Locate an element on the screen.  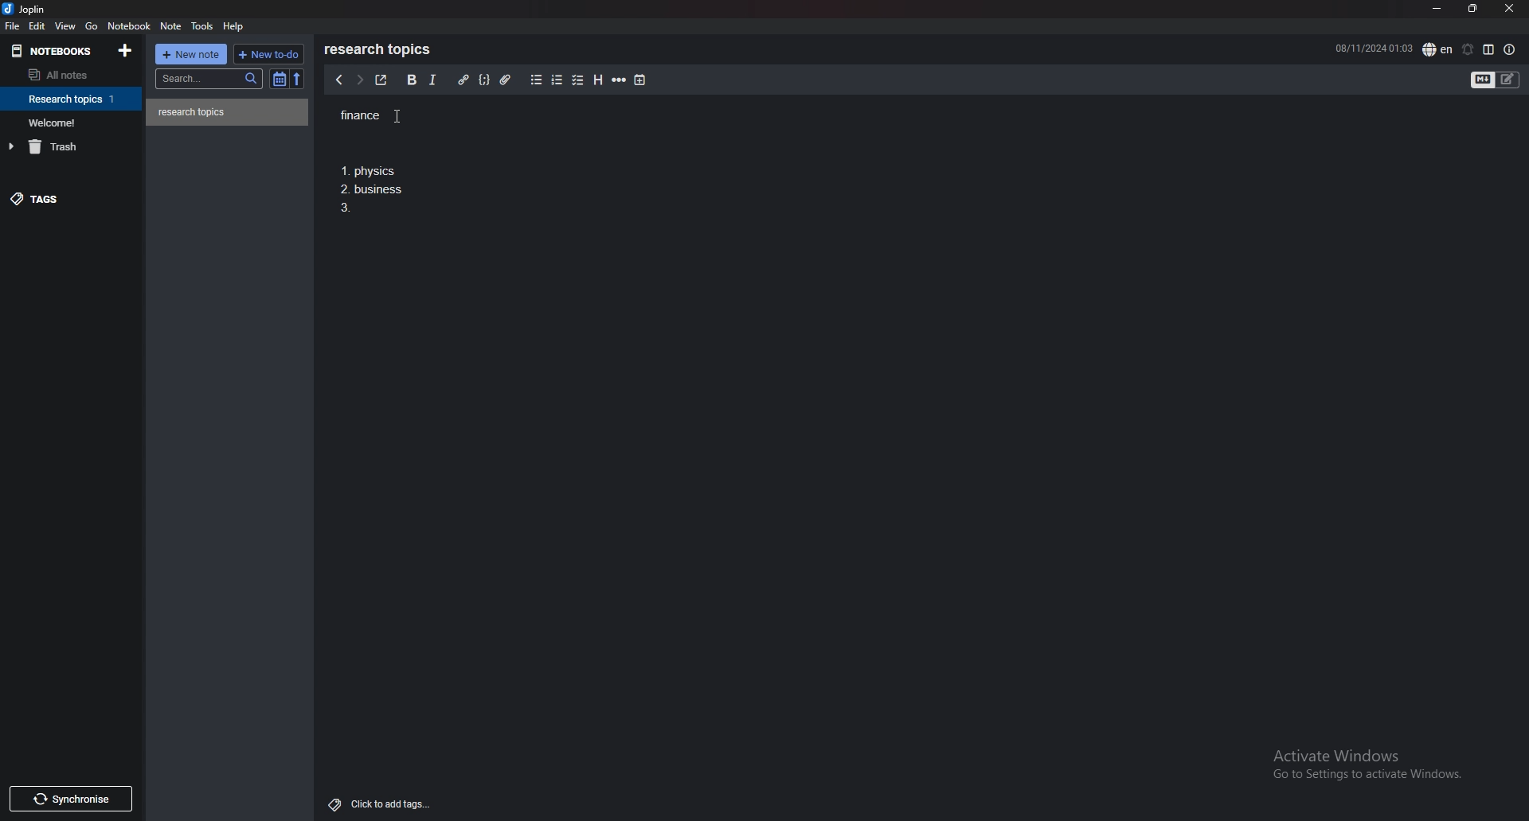
go is located at coordinates (91, 26).